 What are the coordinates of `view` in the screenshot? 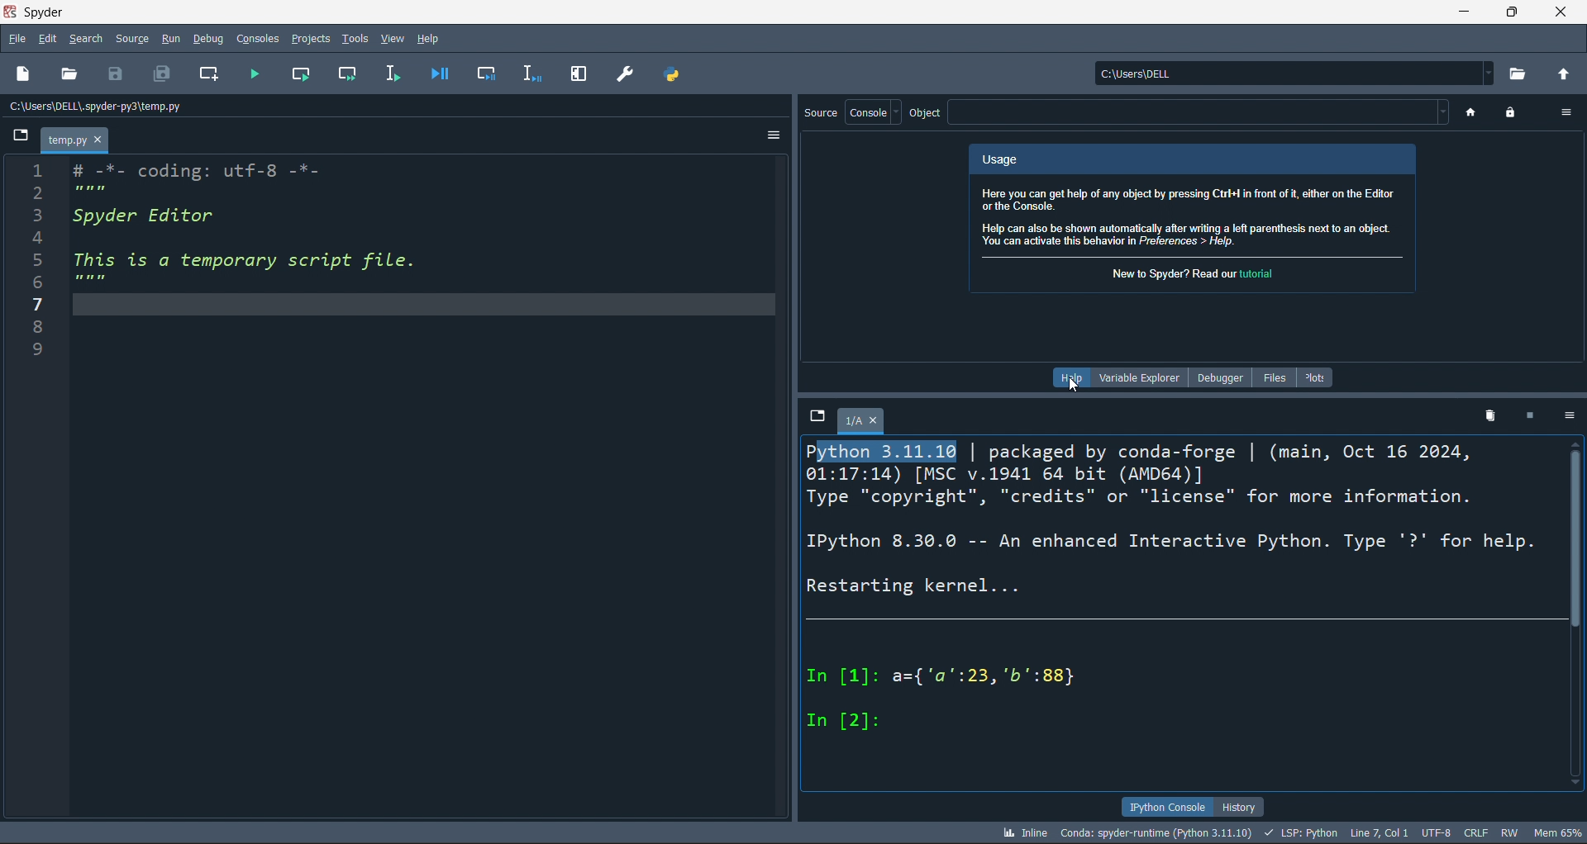 It's located at (395, 37).